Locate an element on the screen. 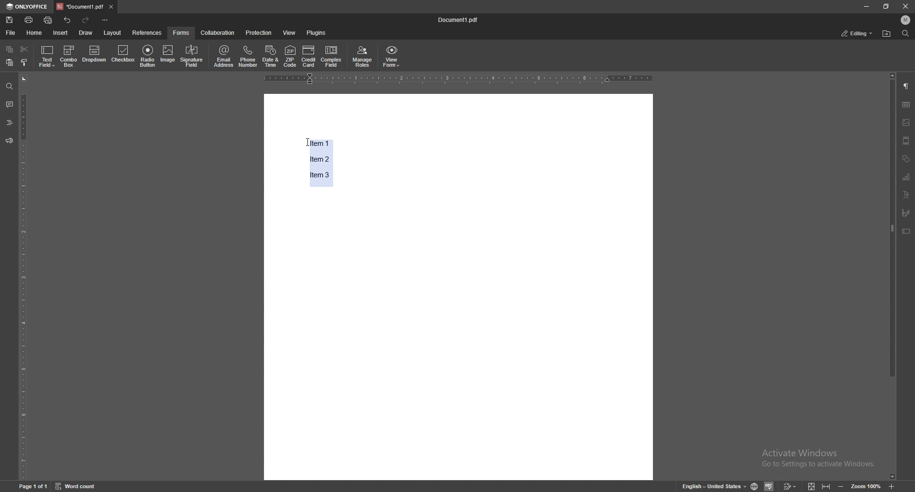 The image size is (915, 492). zoom is located at coordinates (865, 485).